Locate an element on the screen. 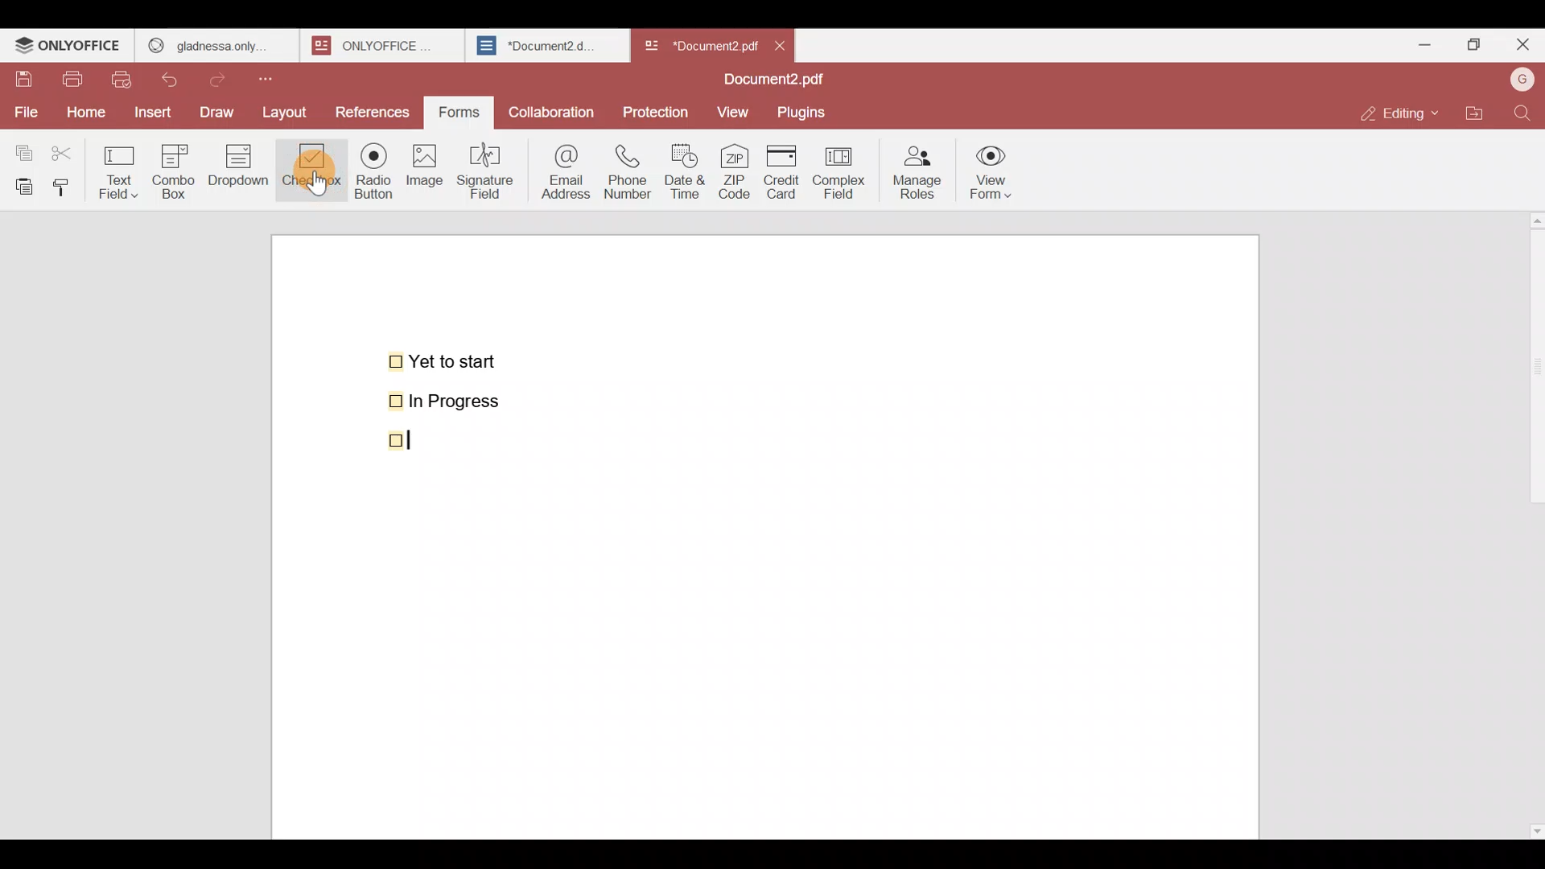 Image resolution: width=1545 pixels, height=869 pixels. Dropdown is located at coordinates (241, 172).